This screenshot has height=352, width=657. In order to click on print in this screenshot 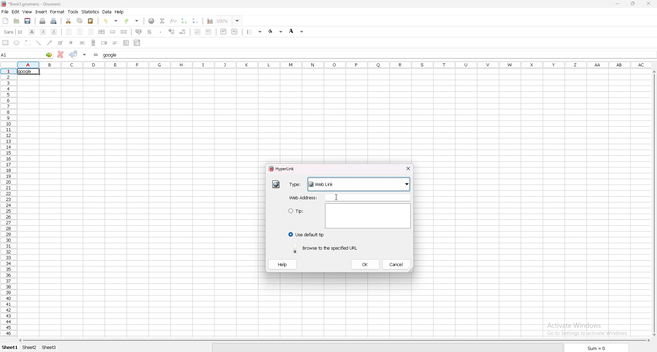, I will do `click(42, 21)`.